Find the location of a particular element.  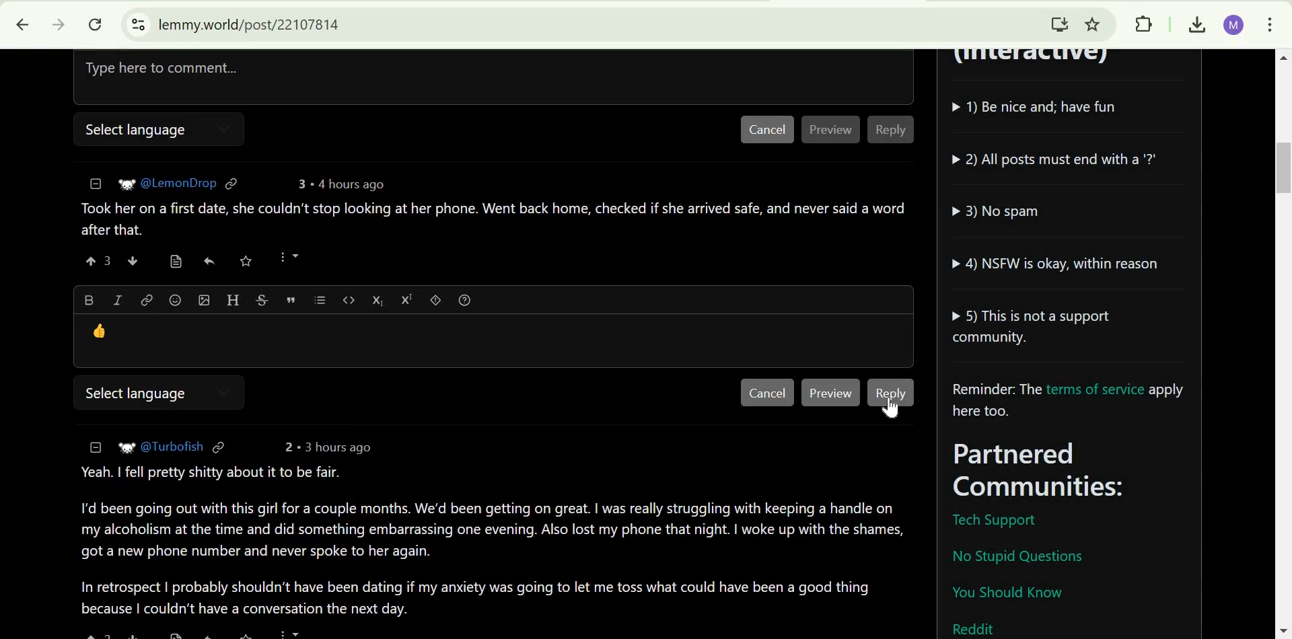

user ID is located at coordinates (178, 182).